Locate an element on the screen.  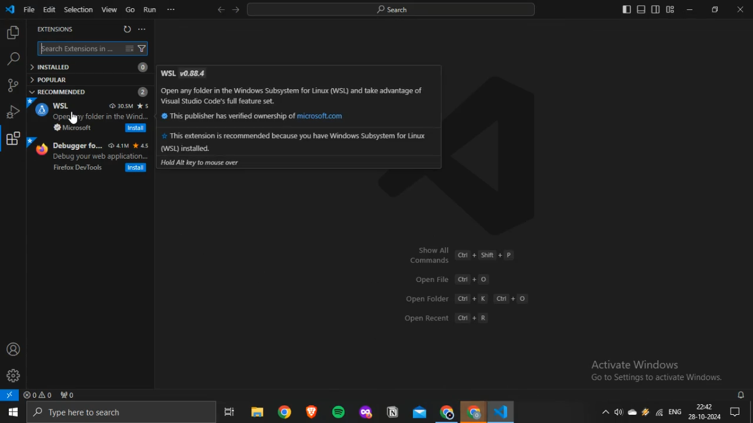
search is located at coordinates (13, 59).